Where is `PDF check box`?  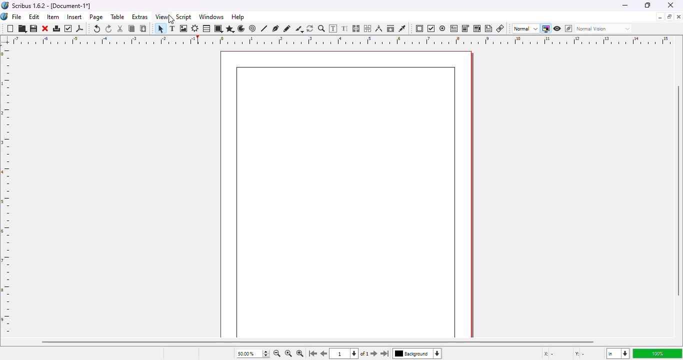 PDF check box is located at coordinates (431, 29).